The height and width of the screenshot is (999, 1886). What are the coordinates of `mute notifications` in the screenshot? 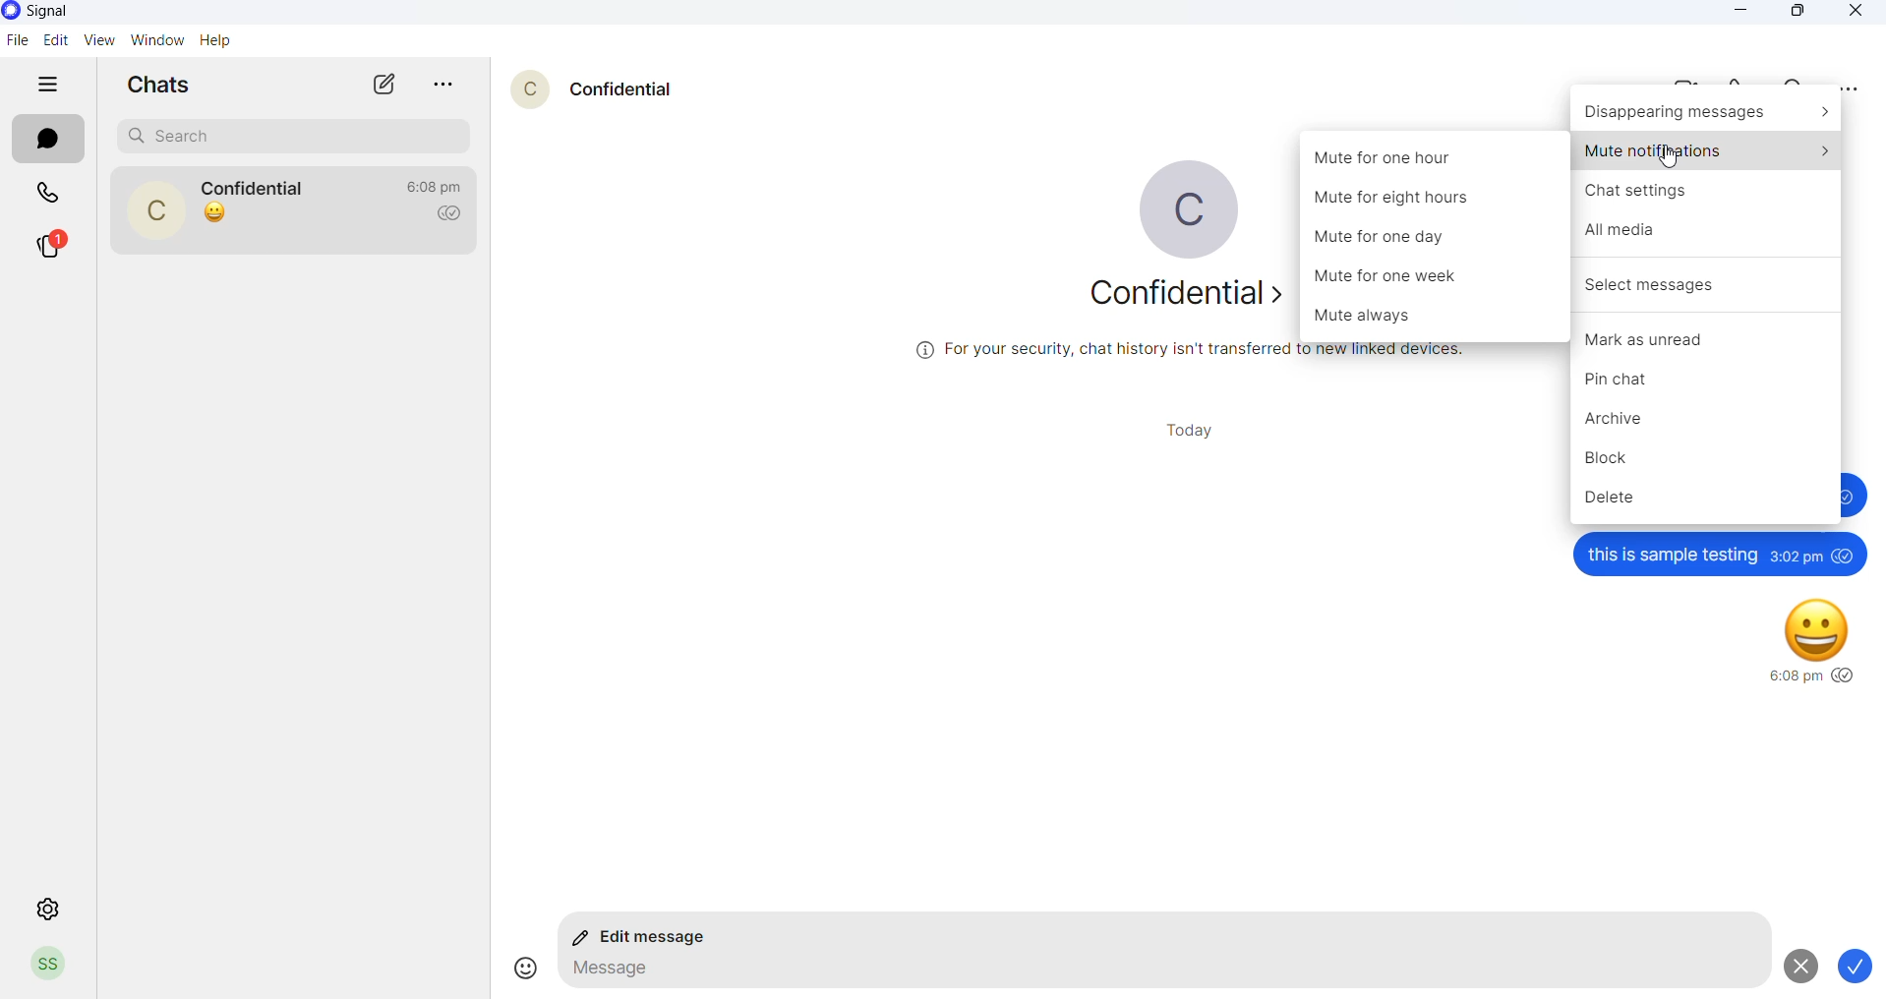 It's located at (1707, 149).